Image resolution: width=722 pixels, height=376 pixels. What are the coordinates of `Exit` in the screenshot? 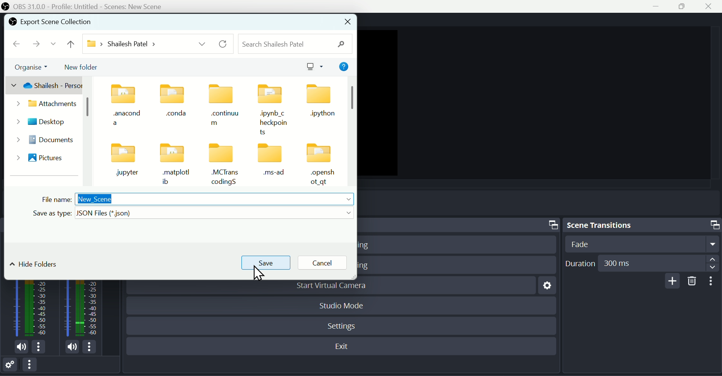 It's located at (344, 347).